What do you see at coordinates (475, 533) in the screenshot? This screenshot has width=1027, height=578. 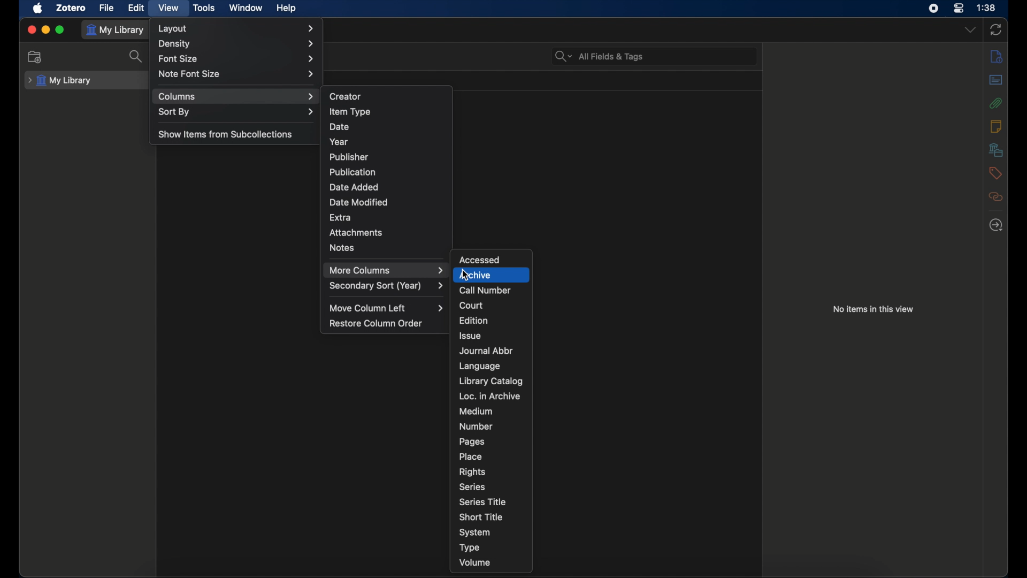 I see `system` at bounding box center [475, 533].